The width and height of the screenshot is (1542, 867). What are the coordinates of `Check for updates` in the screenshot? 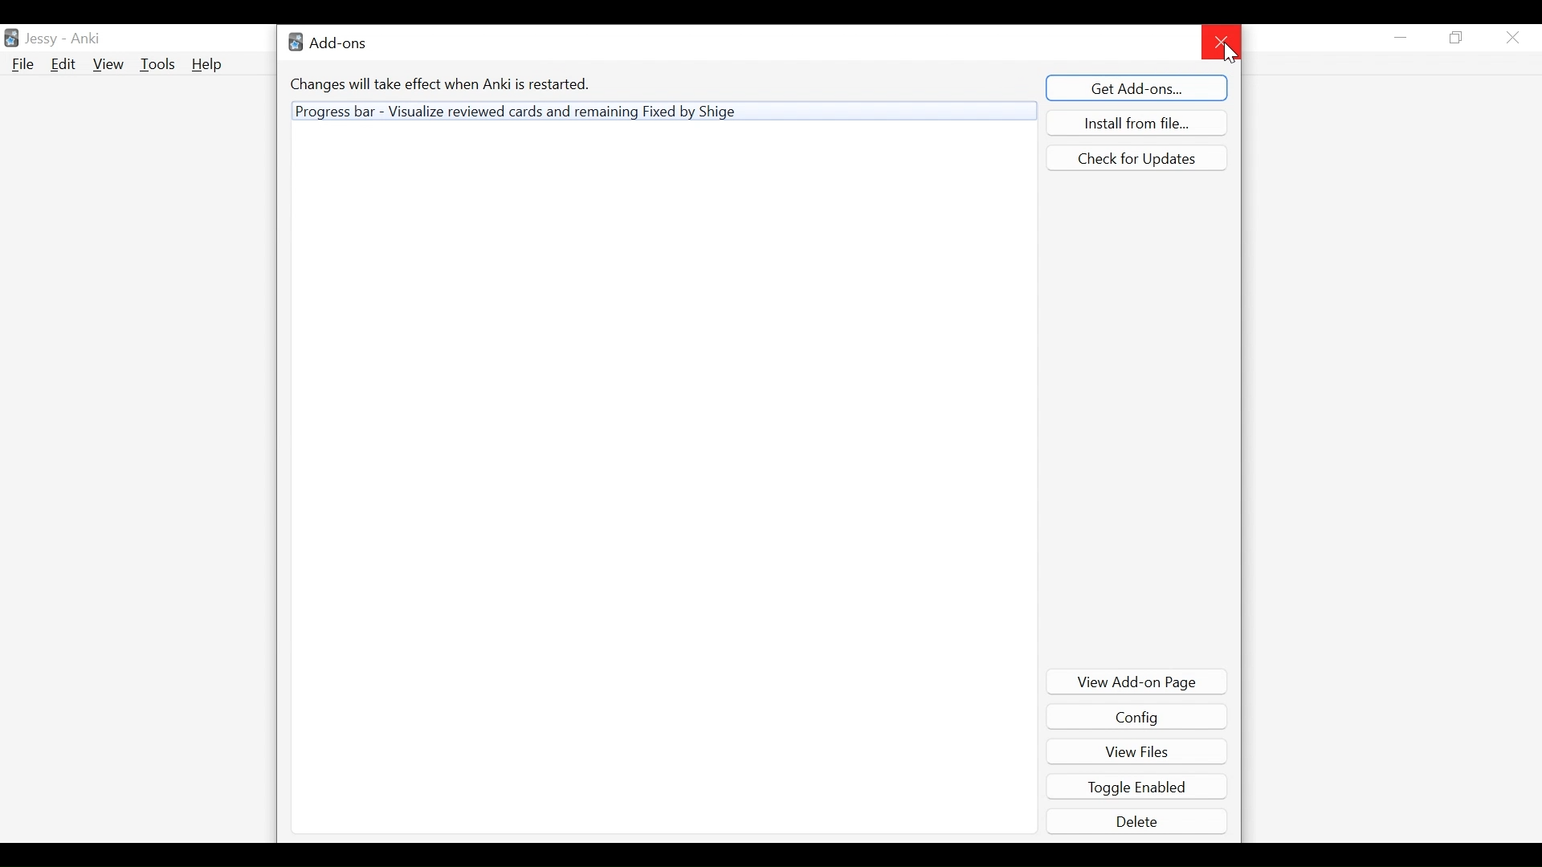 It's located at (1136, 158).